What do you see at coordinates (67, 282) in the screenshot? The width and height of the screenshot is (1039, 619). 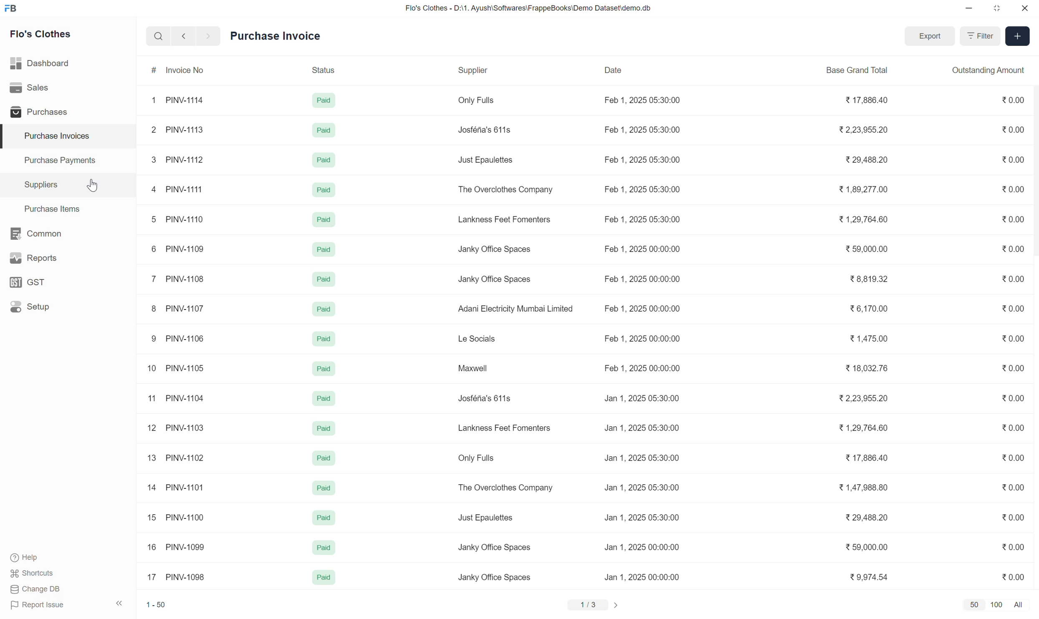 I see `GST` at bounding box center [67, 282].